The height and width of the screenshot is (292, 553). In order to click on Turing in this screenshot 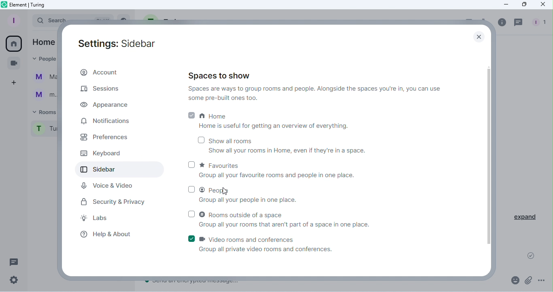, I will do `click(45, 130)`.